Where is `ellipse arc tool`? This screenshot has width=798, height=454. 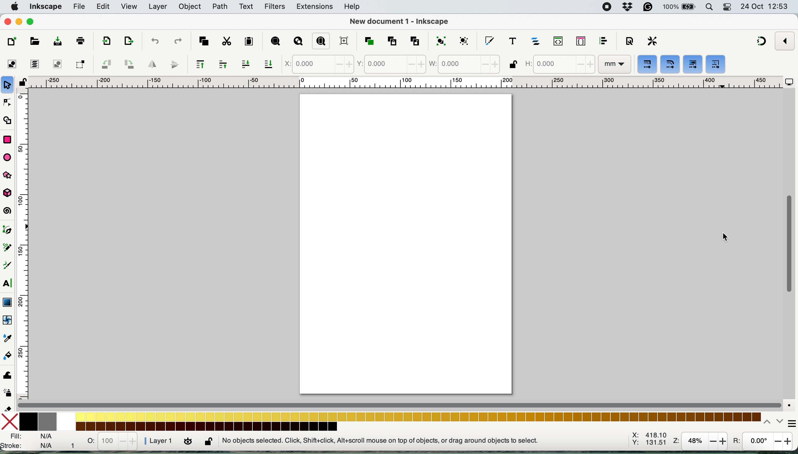
ellipse arc tool is located at coordinates (8, 157).